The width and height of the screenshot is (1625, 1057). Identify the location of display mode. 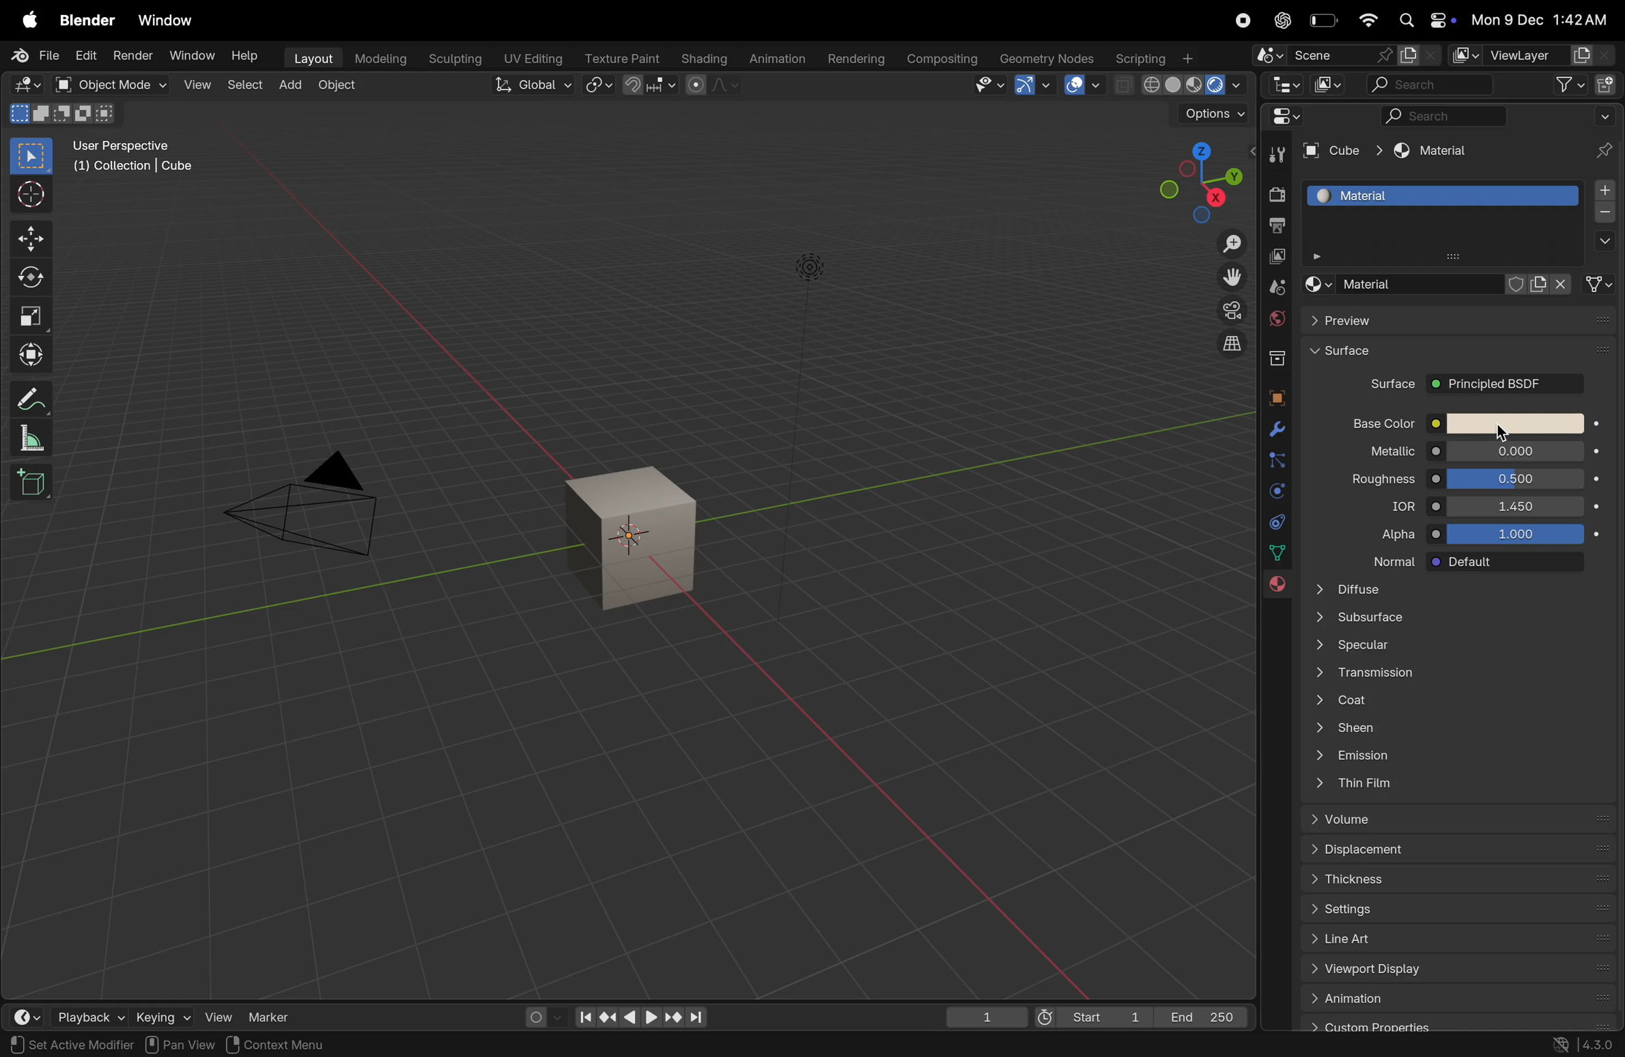
(1326, 83).